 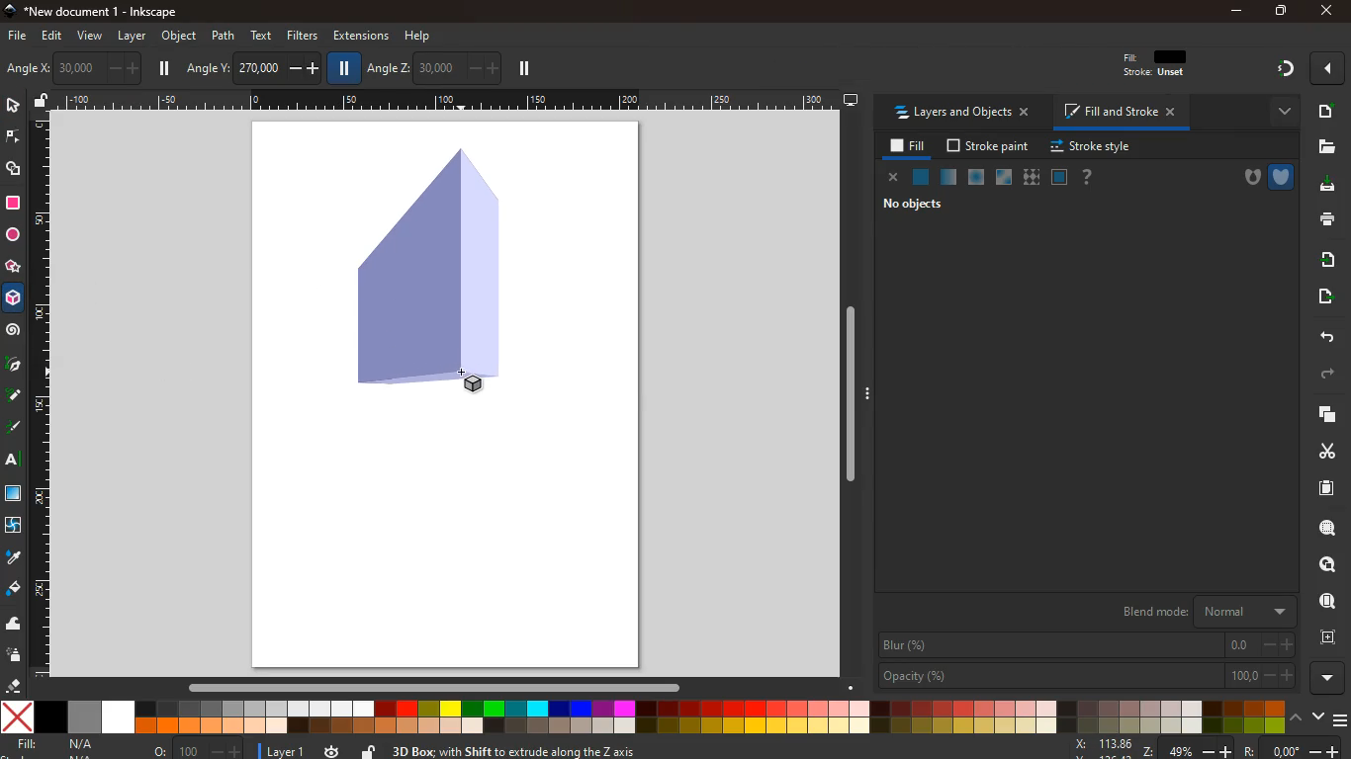 I want to click on screen, so click(x=16, y=496).